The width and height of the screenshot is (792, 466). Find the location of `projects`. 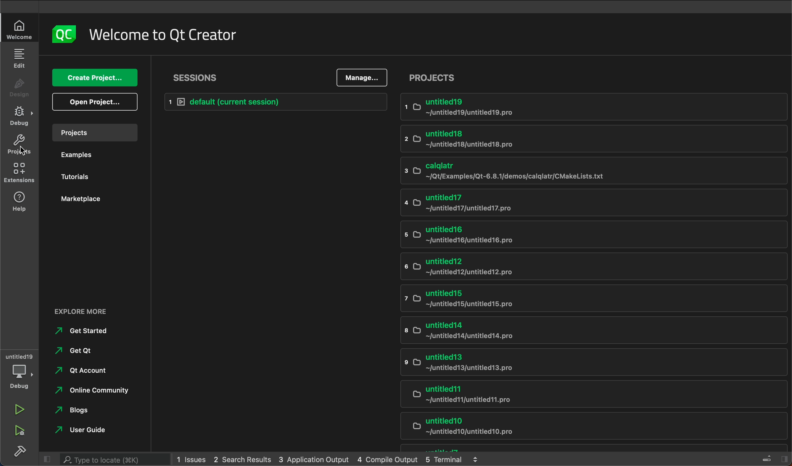

projects is located at coordinates (96, 131).